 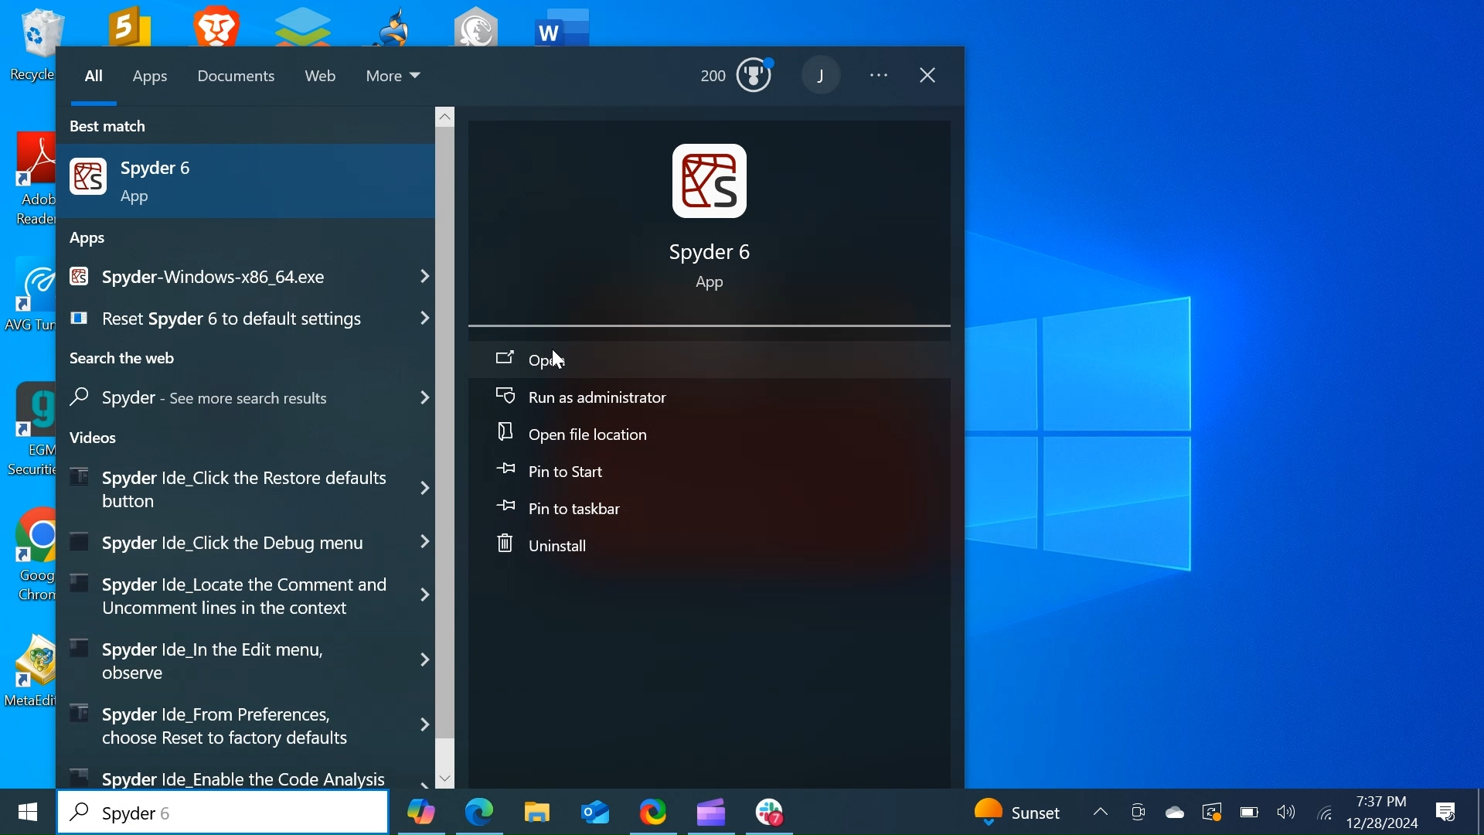 I want to click on Web, so click(x=323, y=79).